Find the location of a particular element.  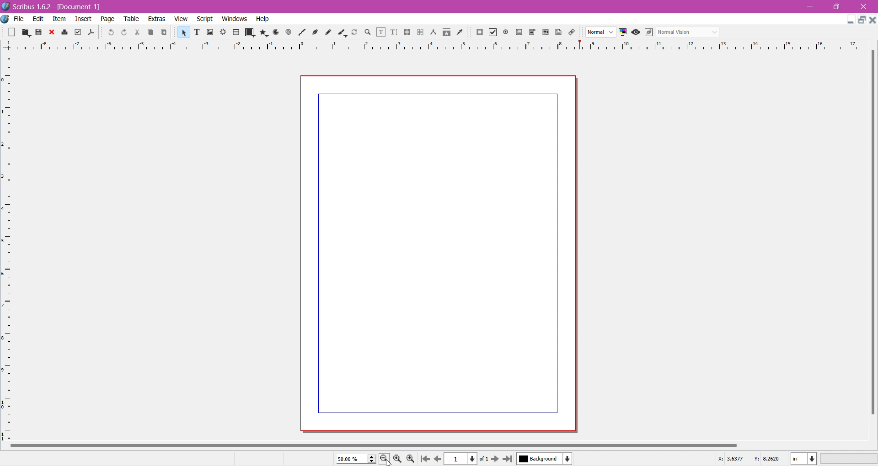

Open is located at coordinates (25, 33).